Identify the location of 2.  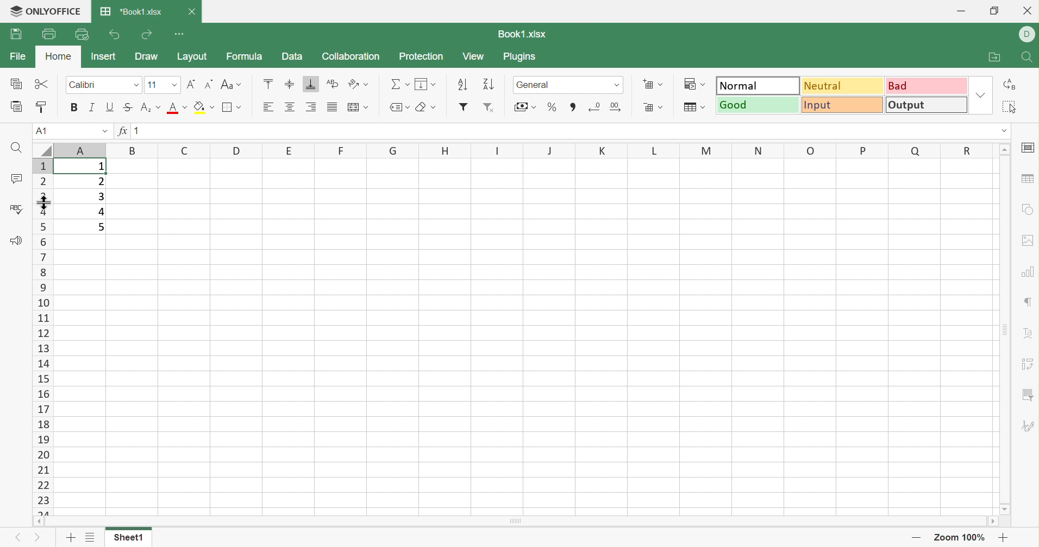
(101, 182).